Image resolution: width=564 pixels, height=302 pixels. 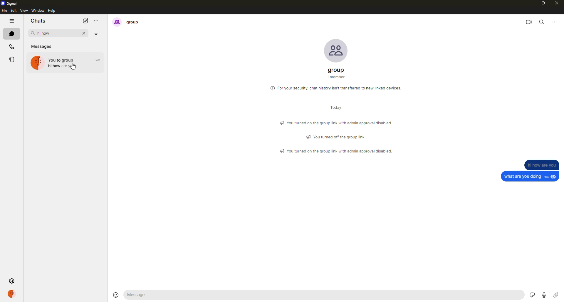 What do you see at coordinates (42, 33) in the screenshot?
I see `hi how` at bounding box center [42, 33].